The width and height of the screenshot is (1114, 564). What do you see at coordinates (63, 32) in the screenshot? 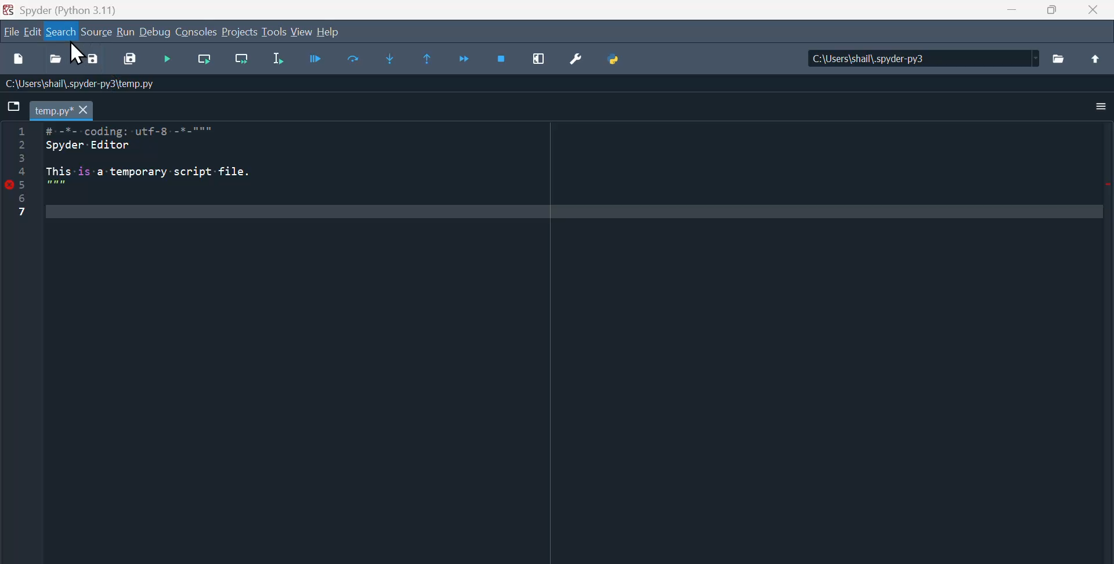
I see `Search` at bounding box center [63, 32].